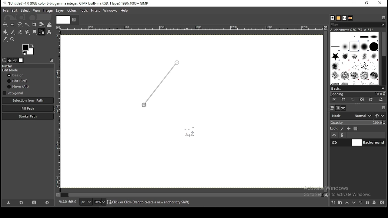 Image resolution: width=388 pixels, height=218 pixels. Describe the element at coordinates (84, 11) in the screenshot. I see `tools` at that location.